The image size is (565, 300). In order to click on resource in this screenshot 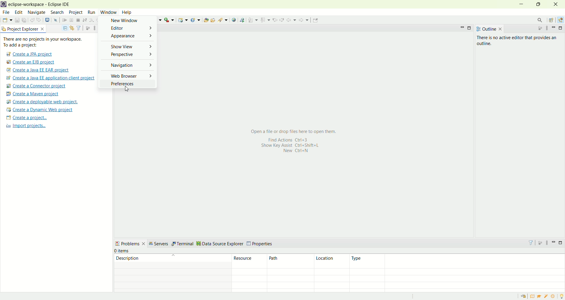, I will do `click(250, 261)`.